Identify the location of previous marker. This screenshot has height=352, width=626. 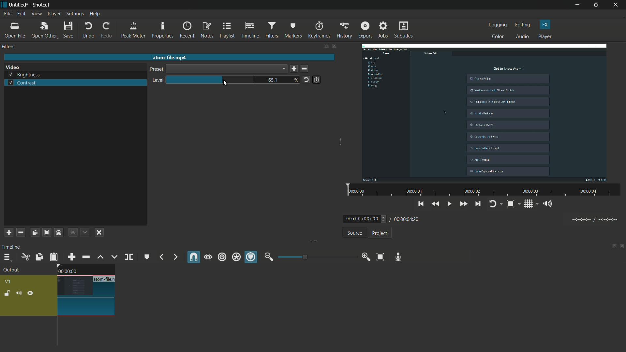
(161, 257).